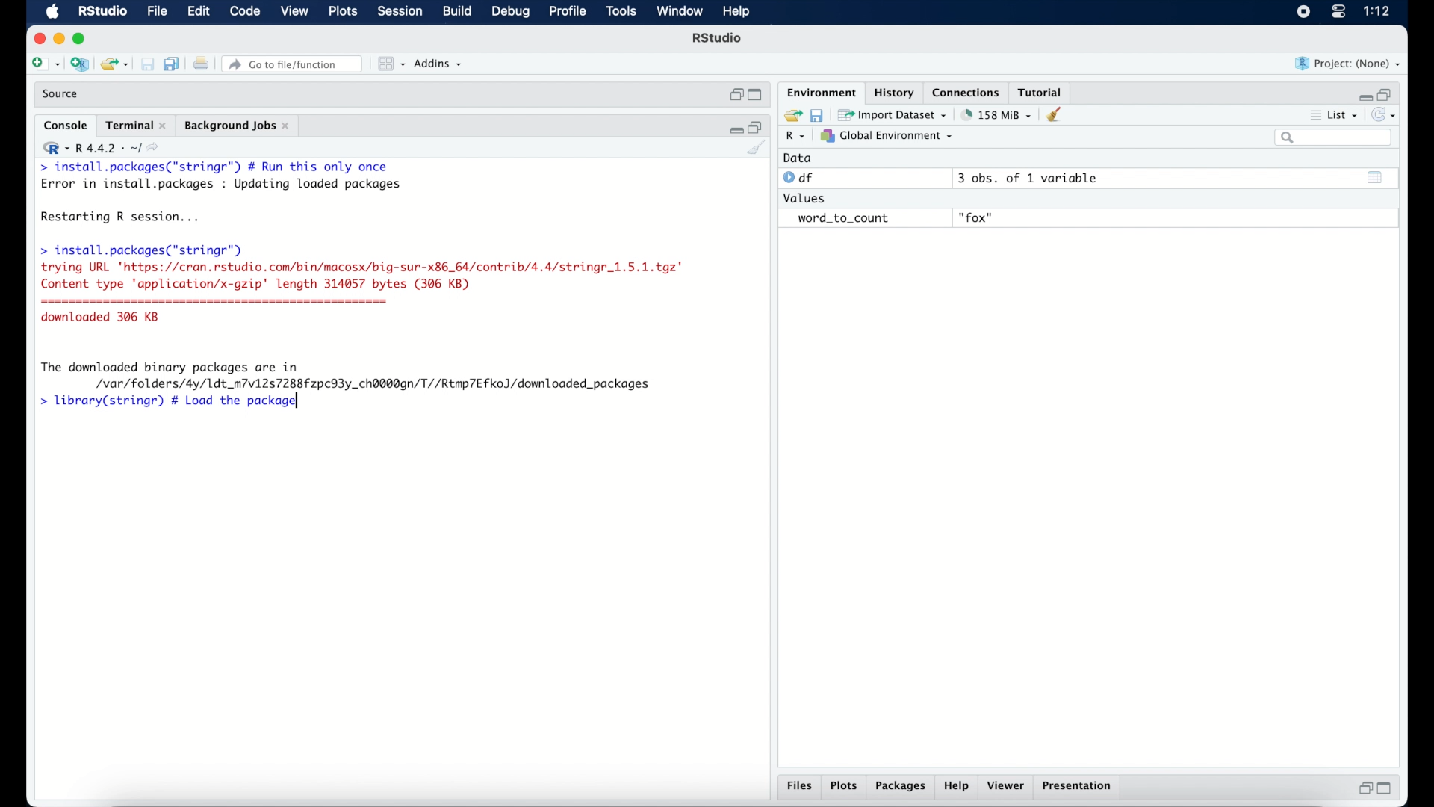 The width and height of the screenshot is (1434, 807). I want to click on view in pane, so click(390, 64).